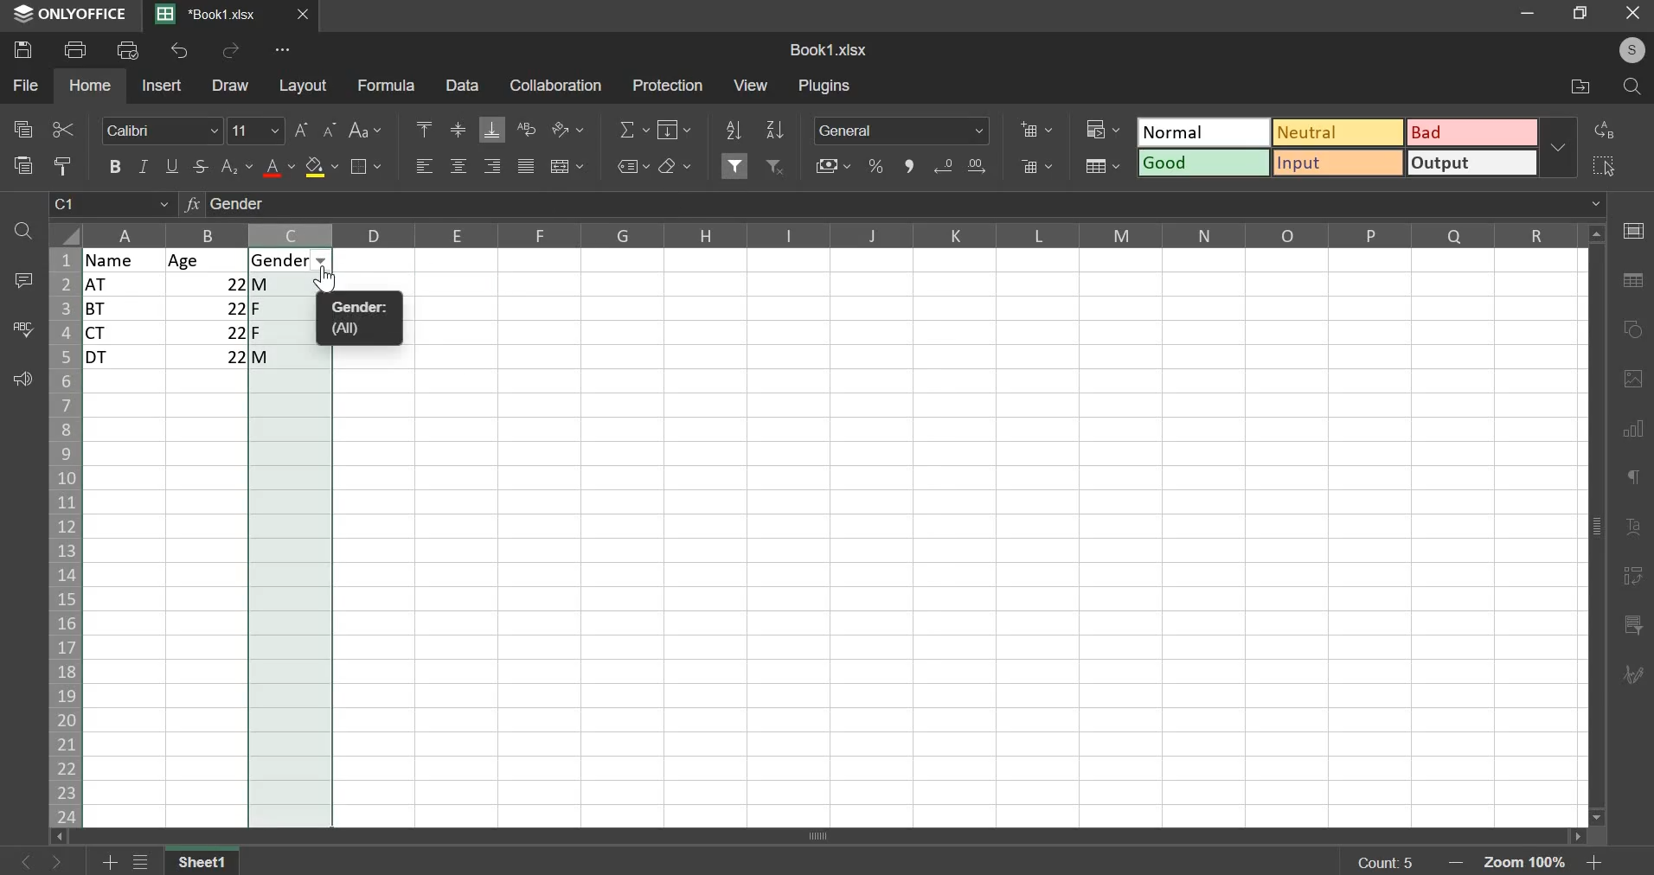 The width and height of the screenshot is (1654, 875). I want to click on print, so click(75, 48).